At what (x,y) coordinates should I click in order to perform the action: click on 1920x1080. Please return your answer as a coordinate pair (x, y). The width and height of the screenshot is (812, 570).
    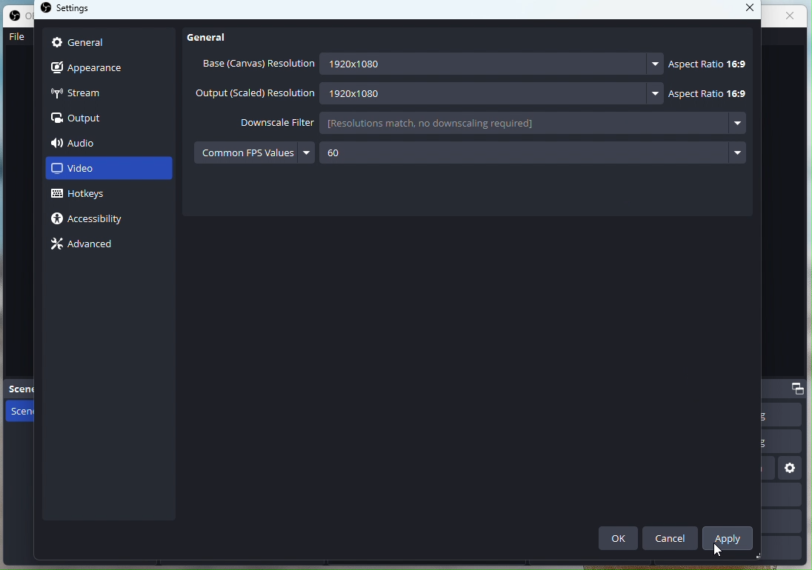
    Looking at the image, I should click on (482, 64).